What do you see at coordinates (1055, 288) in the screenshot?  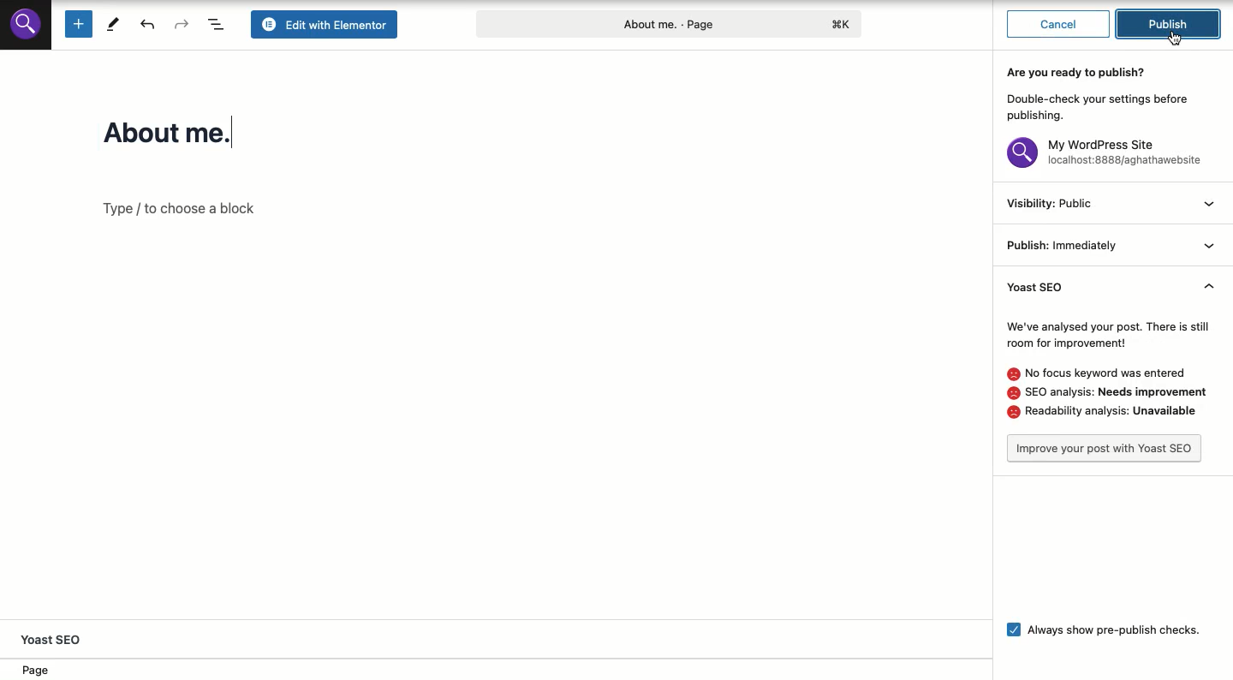 I see `Yoast SEO` at bounding box center [1055, 288].